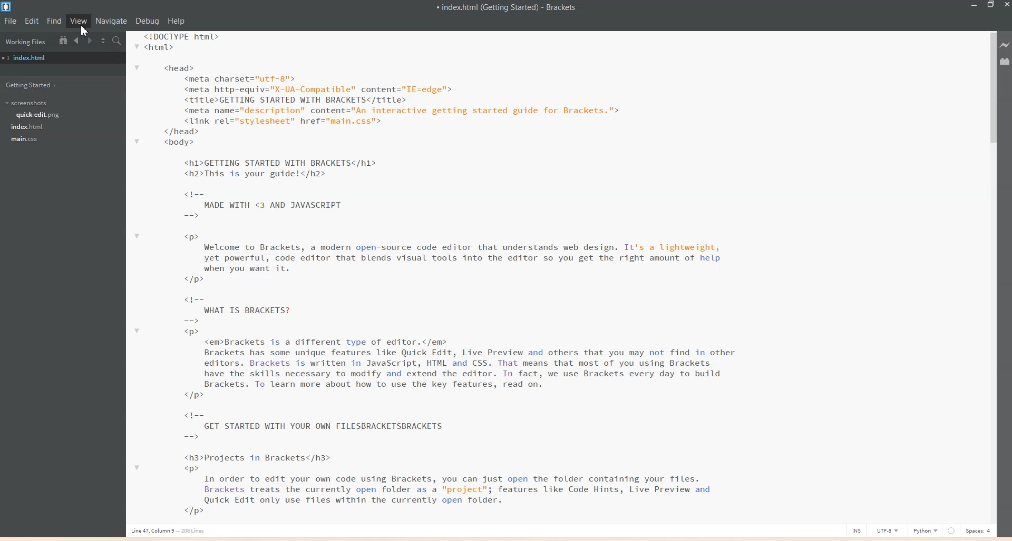 The width and height of the screenshot is (1012, 541). I want to click on File, so click(11, 21).